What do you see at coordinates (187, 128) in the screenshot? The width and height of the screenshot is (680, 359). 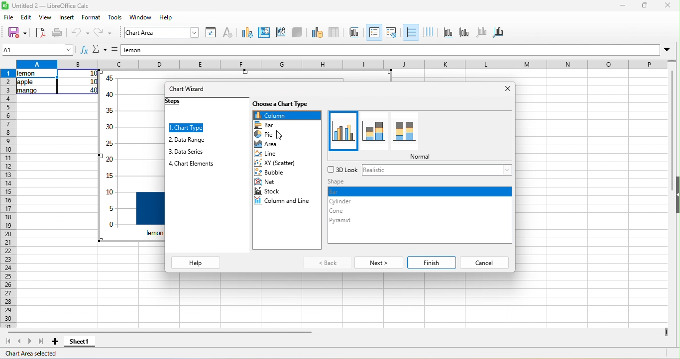 I see `chart type` at bounding box center [187, 128].